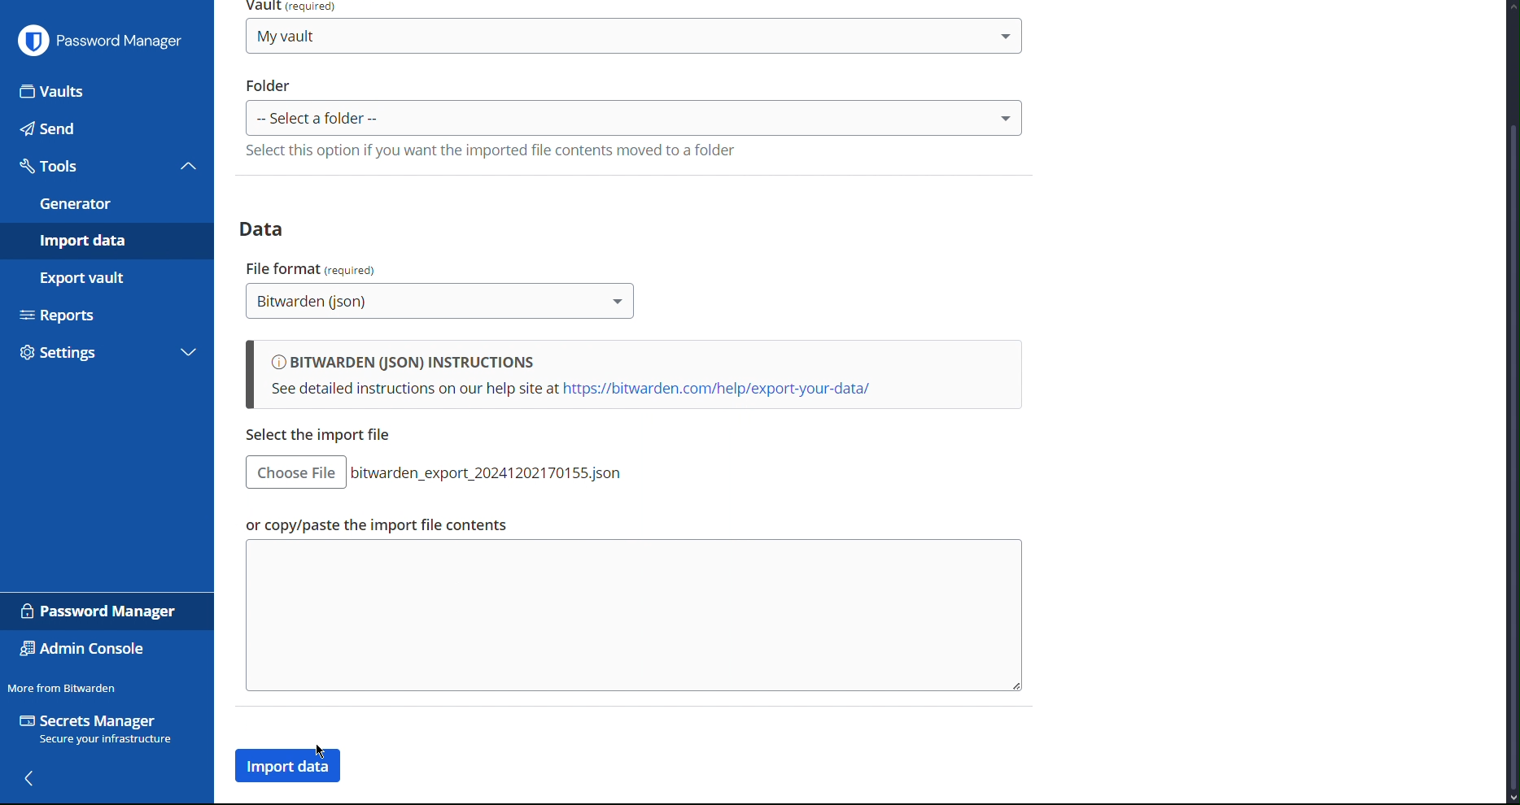 This screenshot has height=805, width=1520. Describe the element at coordinates (325, 436) in the screenshot. I see `copy/paste the import file contents` at that location.